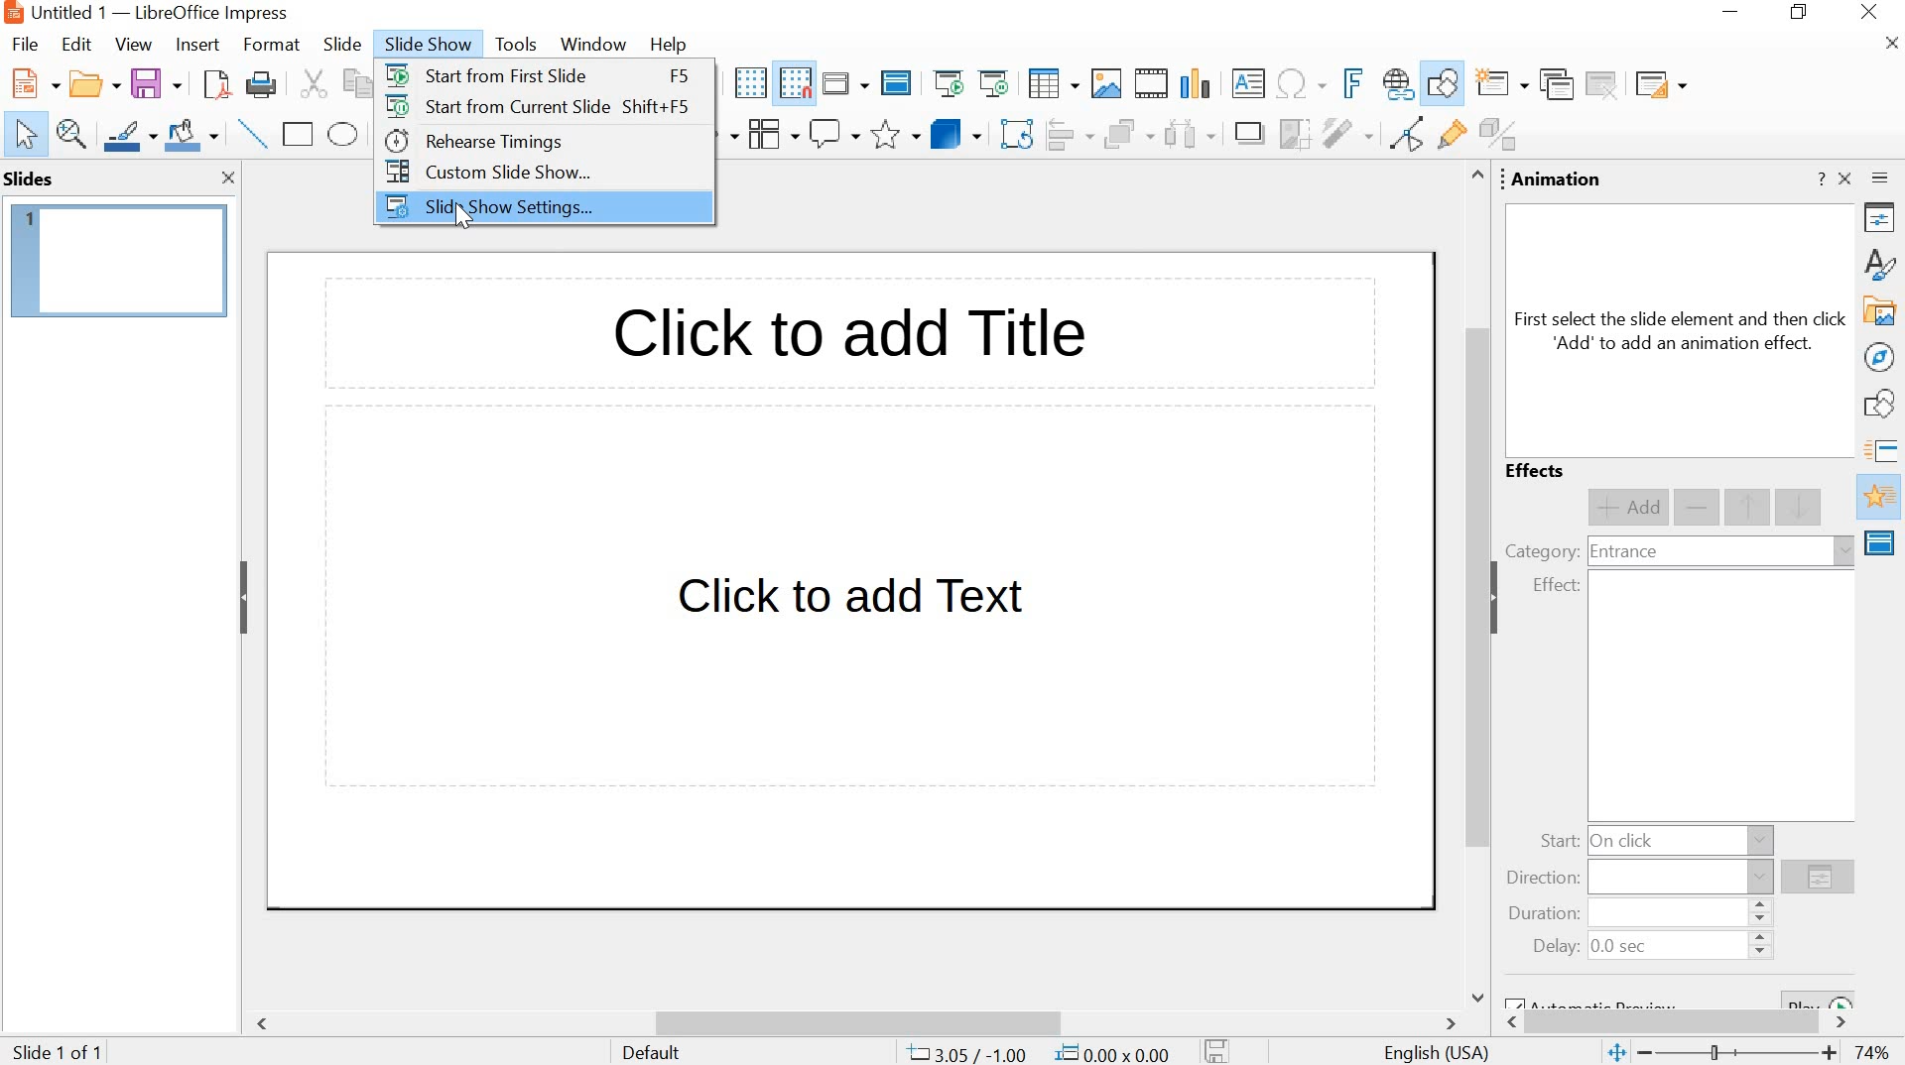 The height and width of the screenshot is (1065, 1905). Describe the element at coordinates (467, 217) in the screenshot. I see `cursor` at that location.